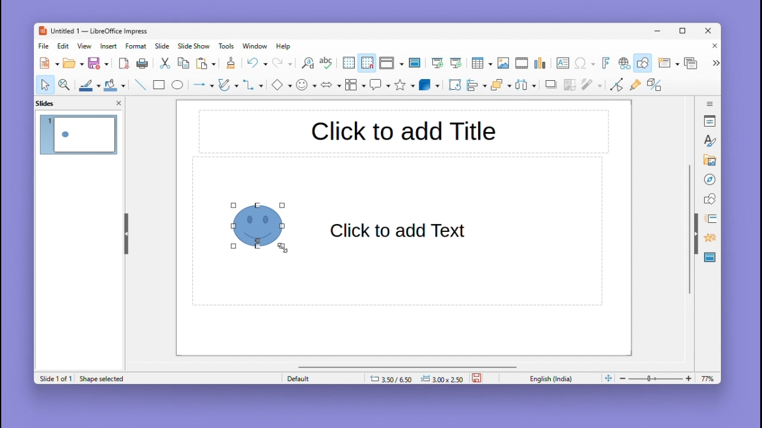 The width and height of the screenshot is (762, 428). What do you see at coordinates (380, 84) in the screenshot?
I see `Comment box` at bounding box center [380, 84].